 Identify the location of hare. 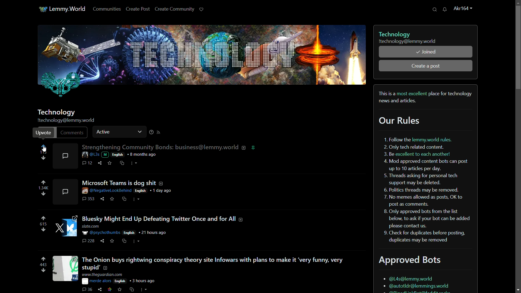
(103, 241).